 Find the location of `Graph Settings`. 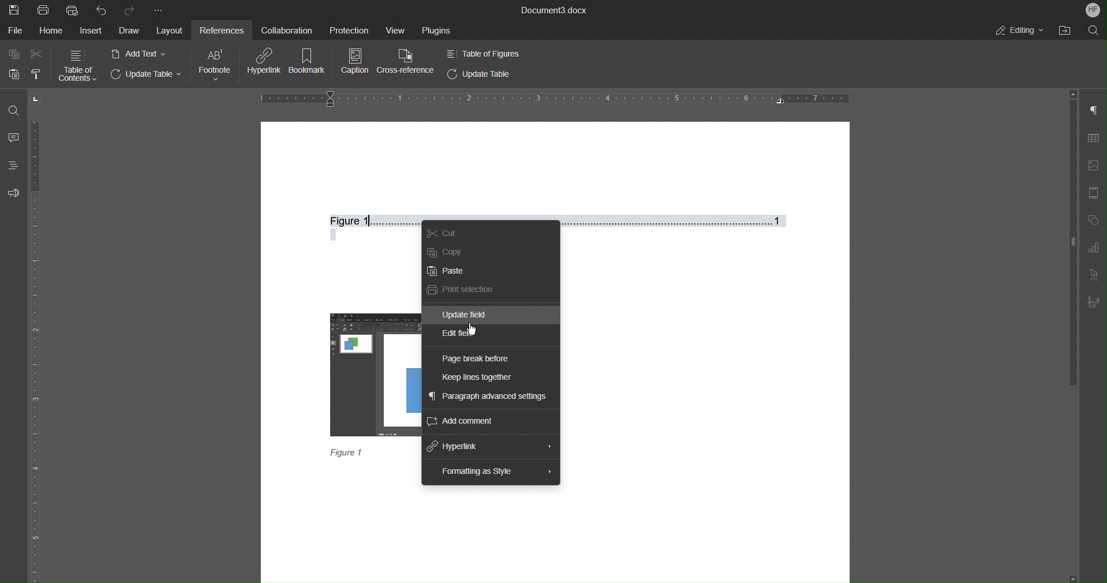

Graph Settings is located at coordinates (1094, 249).